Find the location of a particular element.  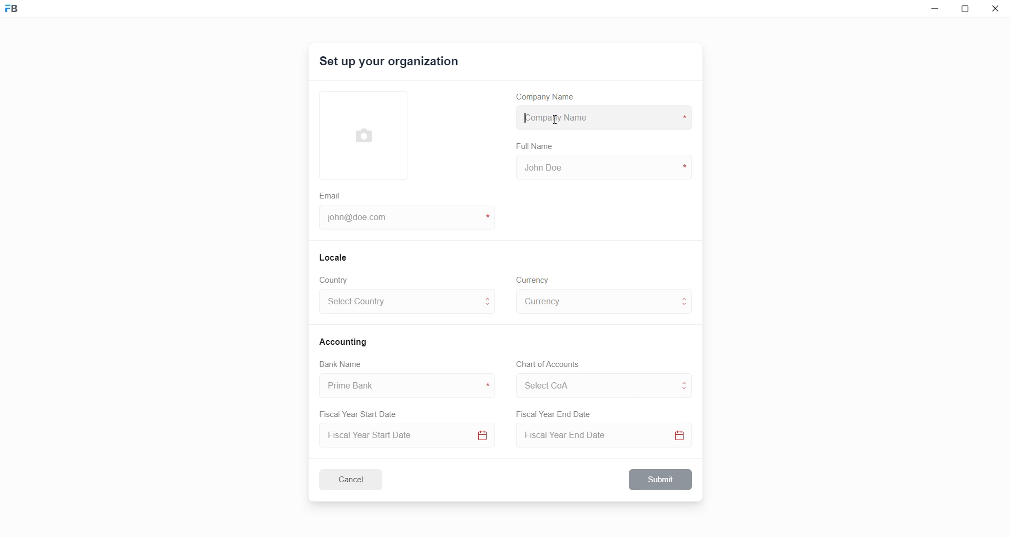

move to above curreny is located at coordinates (687, 297).